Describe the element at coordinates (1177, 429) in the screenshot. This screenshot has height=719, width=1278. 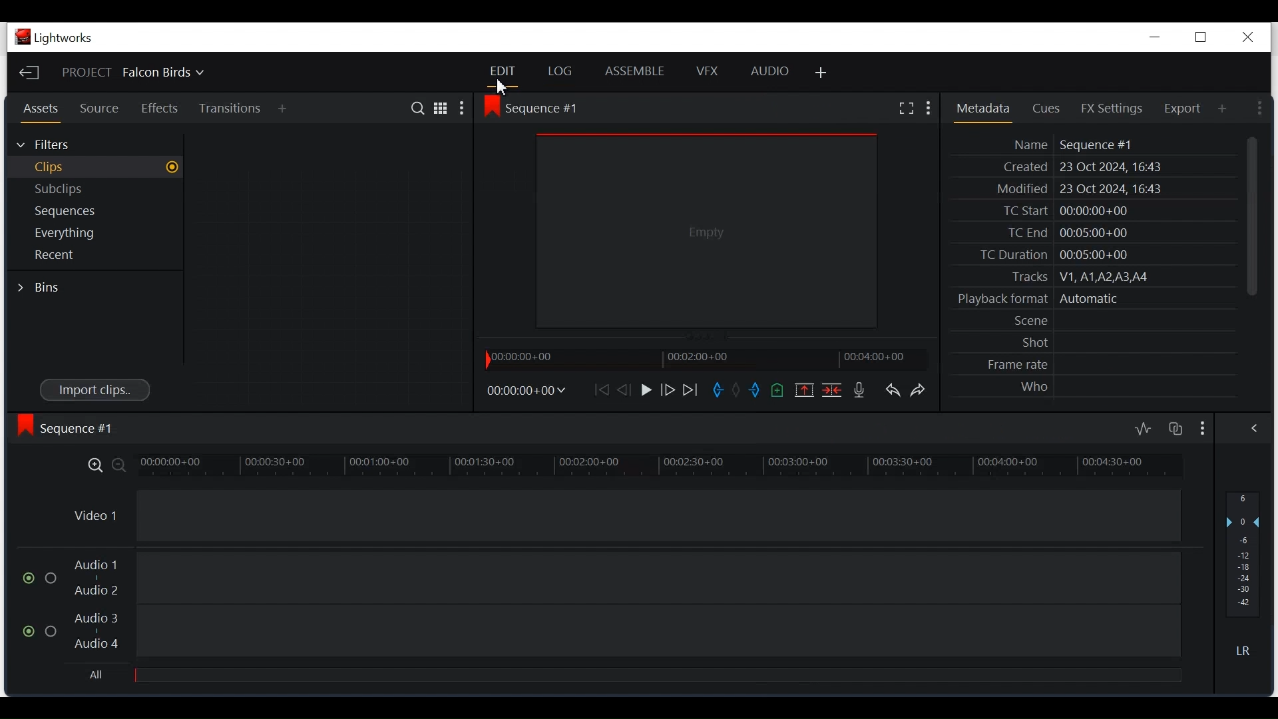
I see `Toggle auto track sync` at that location.